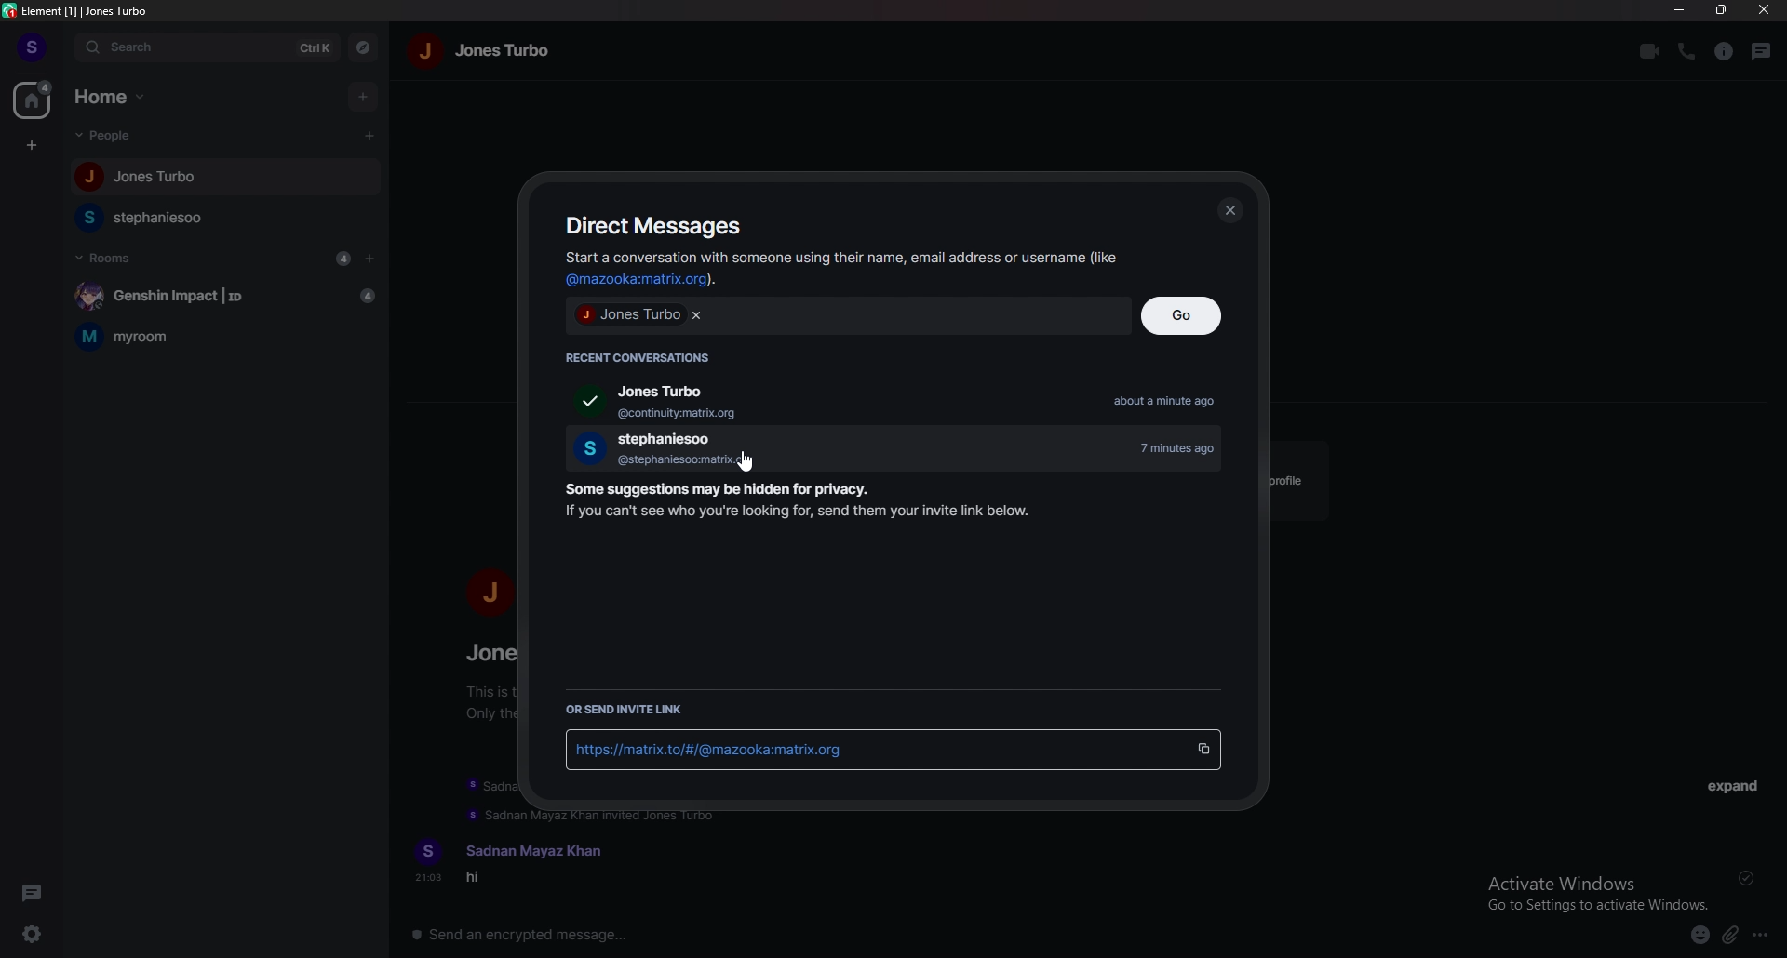 Image resolution: width=1787 pixels, height=958 pixels. I want to click on add, so click(363, 96).